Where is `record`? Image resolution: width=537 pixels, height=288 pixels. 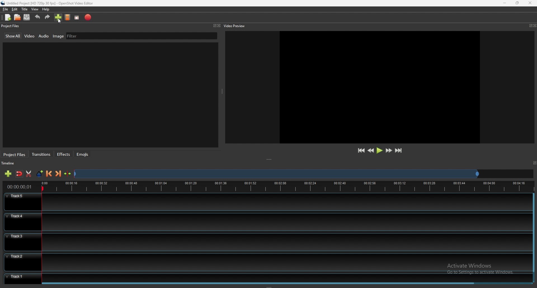 record is located at coordinates (89, 17).